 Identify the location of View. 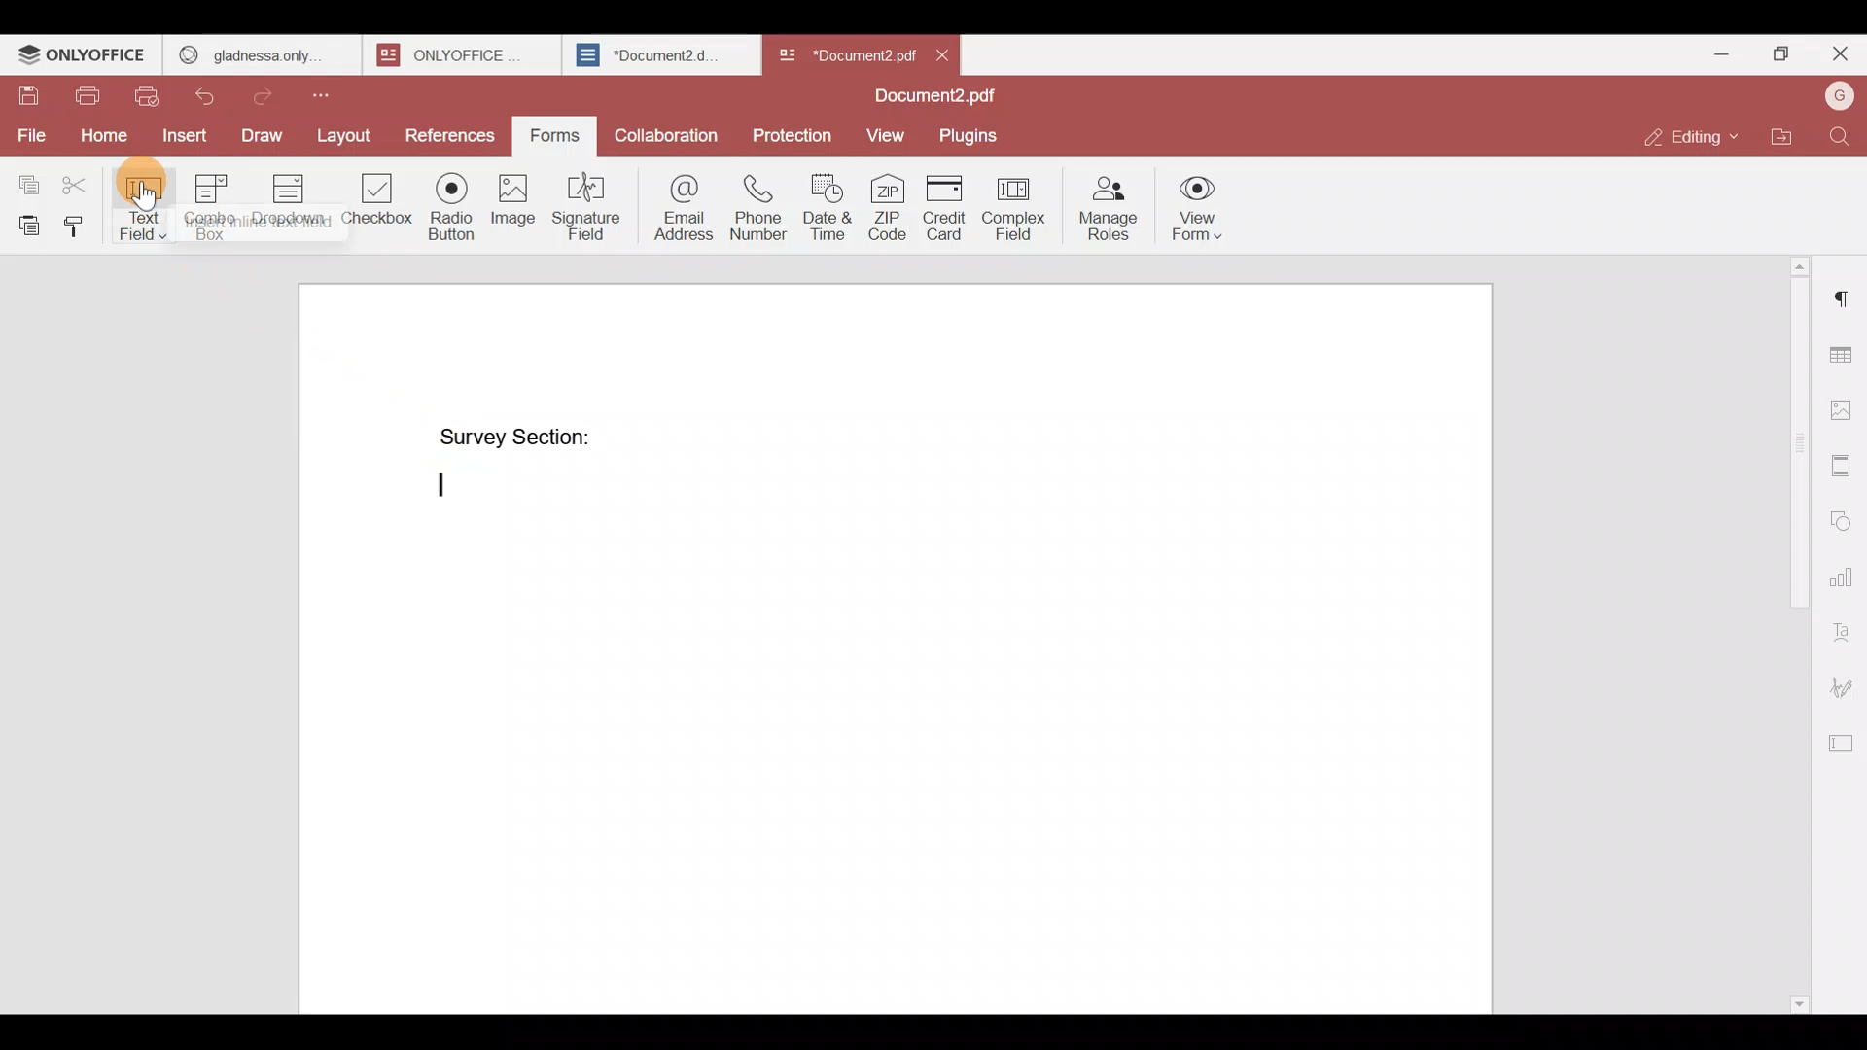
(881, 133).